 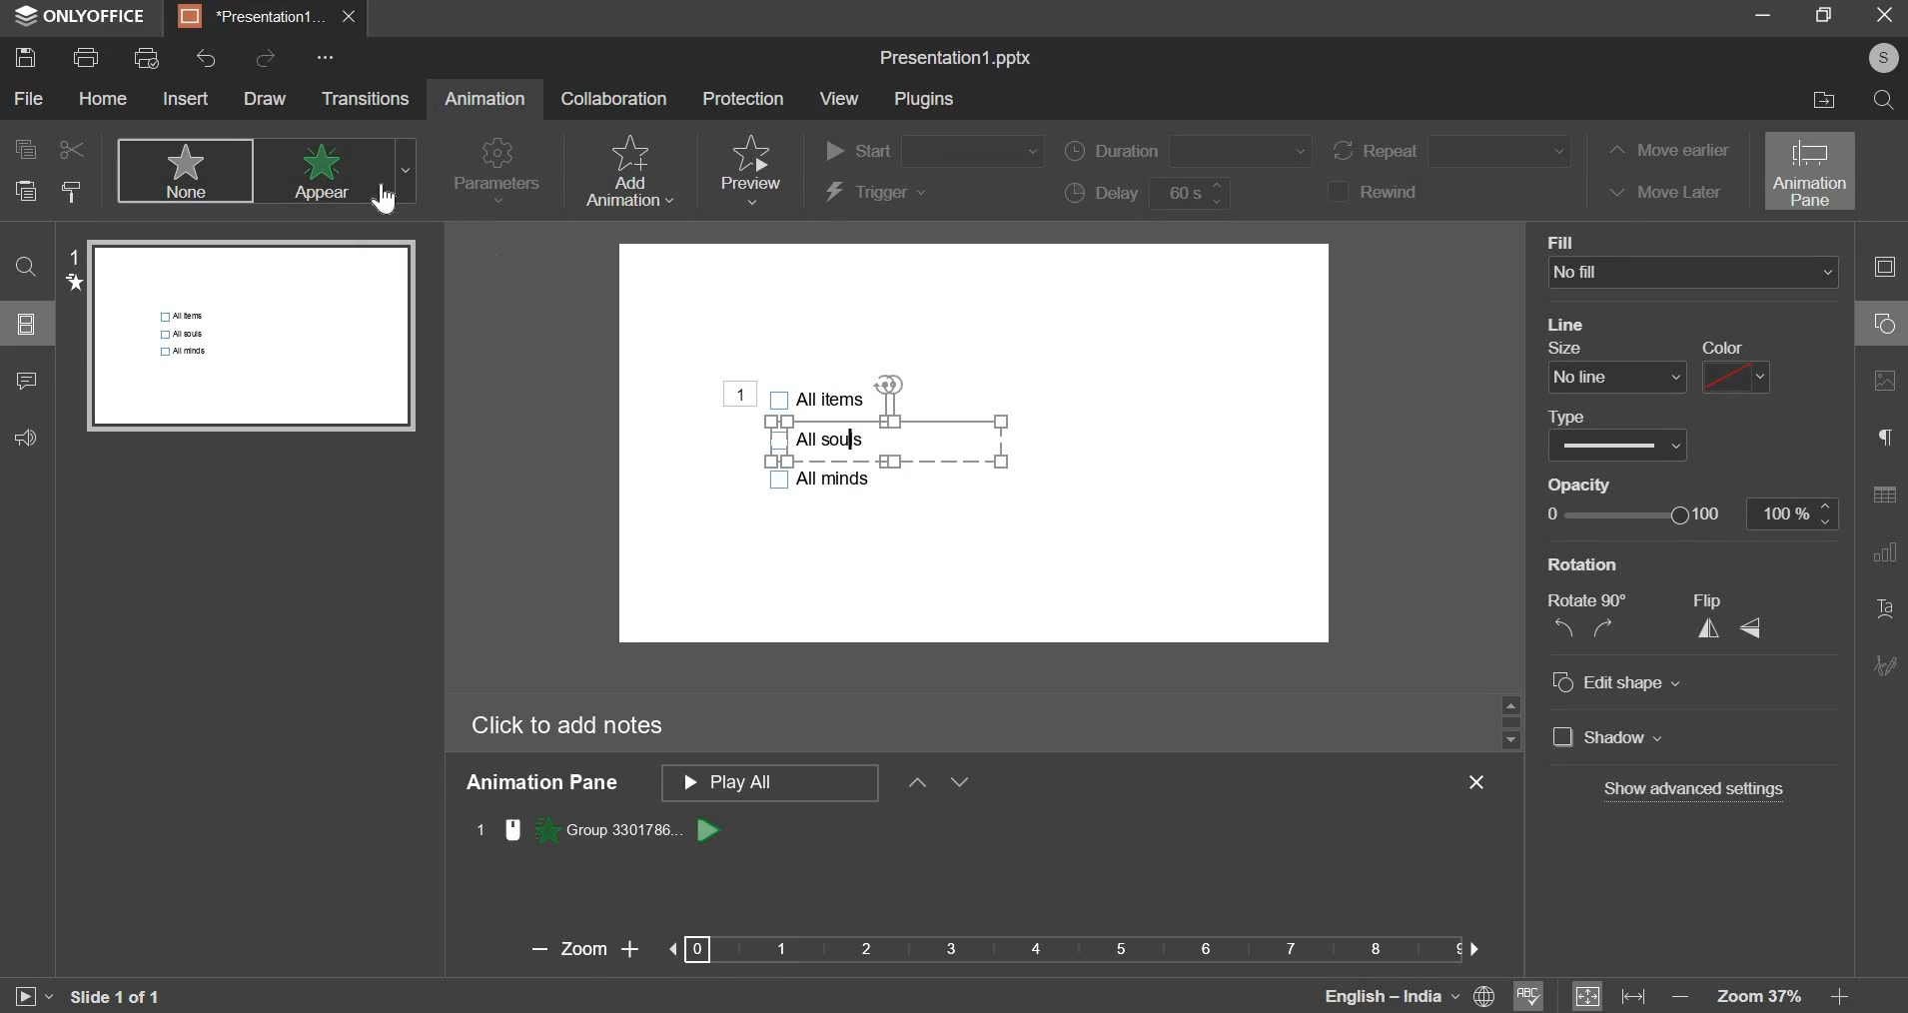 I want to click on protection, so click(x=740, y=98).